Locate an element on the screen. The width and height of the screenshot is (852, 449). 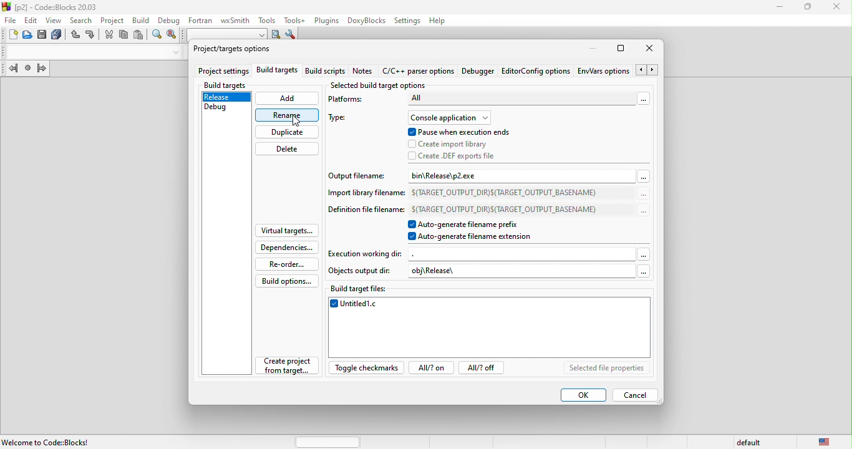
 is located at coordinates (640, 271).